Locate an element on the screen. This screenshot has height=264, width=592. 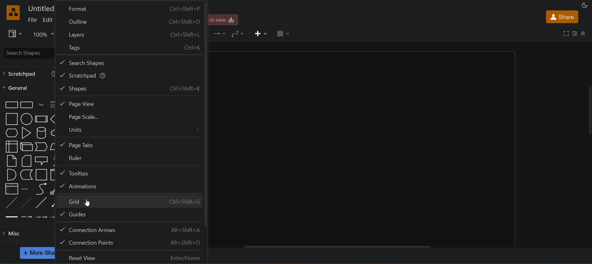
triangle is located at coordinates (26, 133).